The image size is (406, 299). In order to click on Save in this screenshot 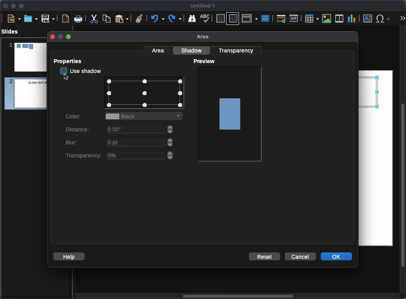, I will do `click(49, 18)`.